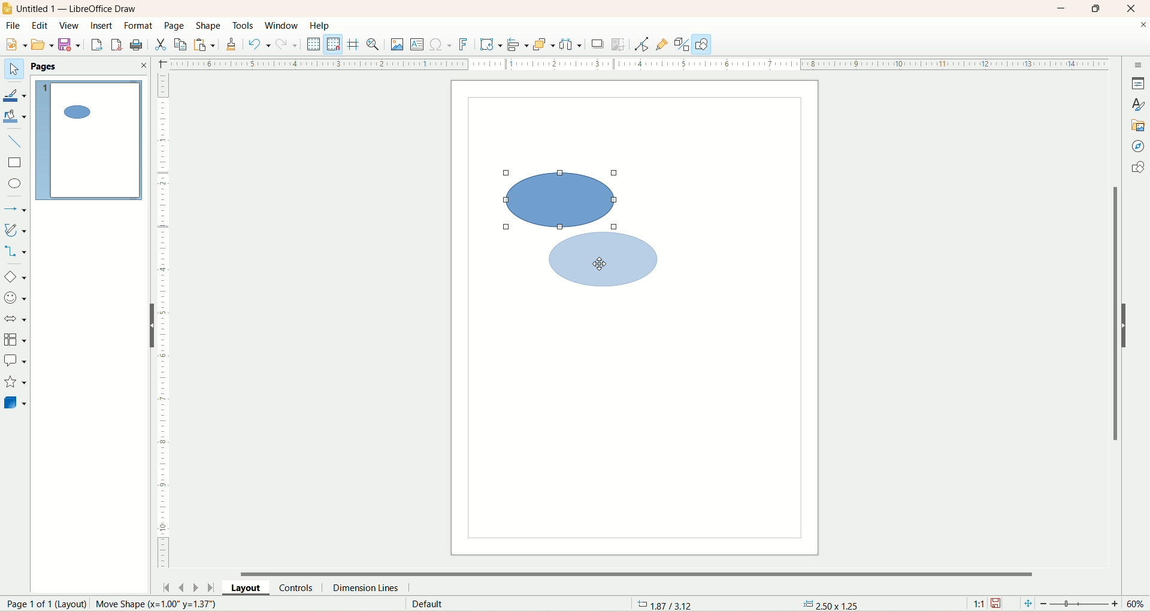 This screenshot has width=1150, height=612. I want to click on page 1, so click(89, 139).